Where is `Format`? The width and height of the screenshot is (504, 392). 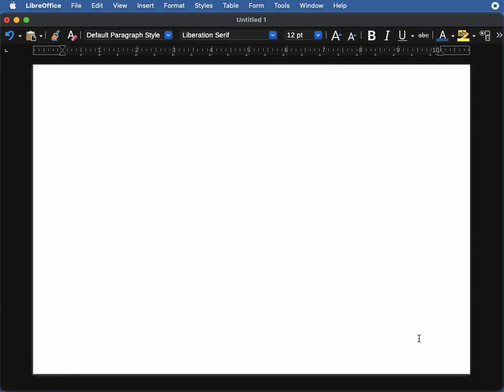
Format is located at coordinates (176, 6).